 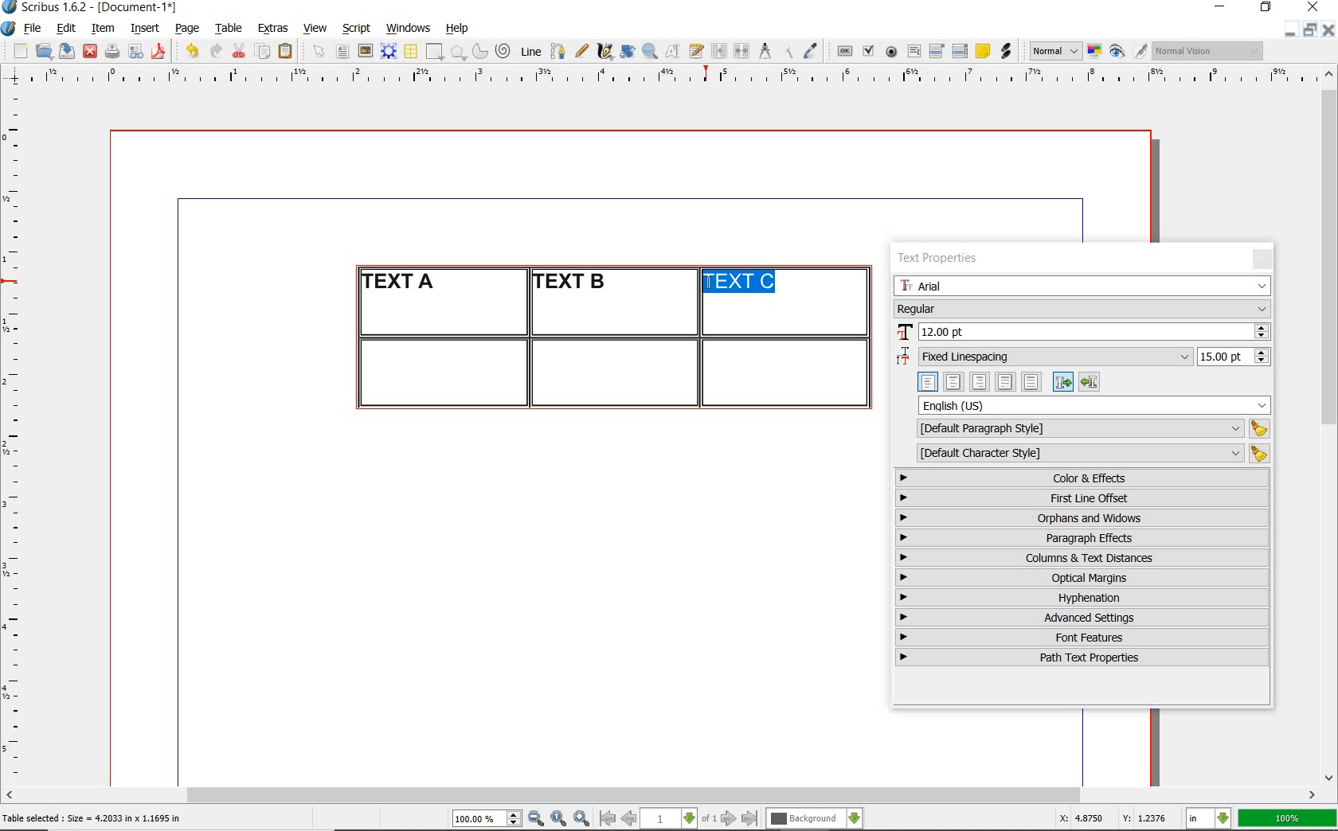 I want to click on 100%, so click(x=1289, y=818).